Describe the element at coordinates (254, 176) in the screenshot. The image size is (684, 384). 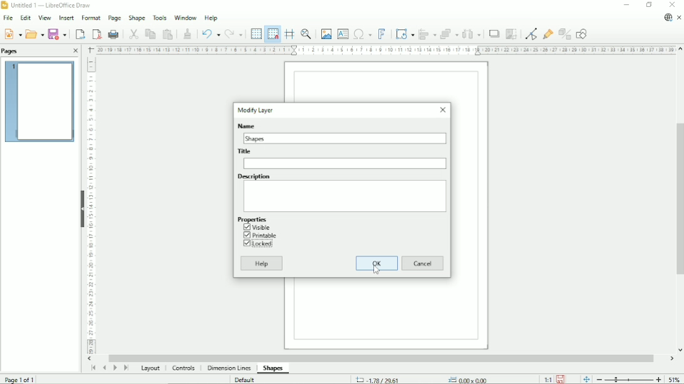
I see `Description` at that location.